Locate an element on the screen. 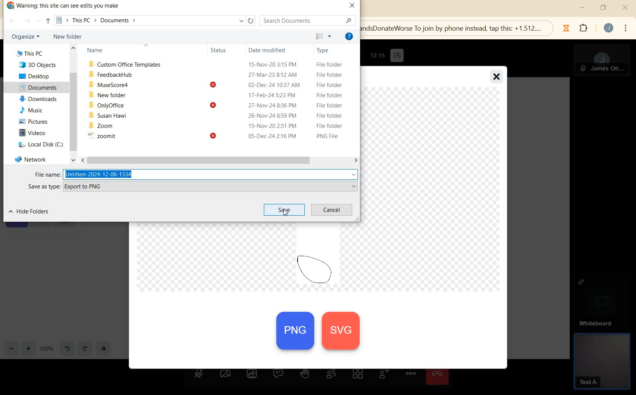 The image size is (636, 395). network is located at coordinates (37, 159).